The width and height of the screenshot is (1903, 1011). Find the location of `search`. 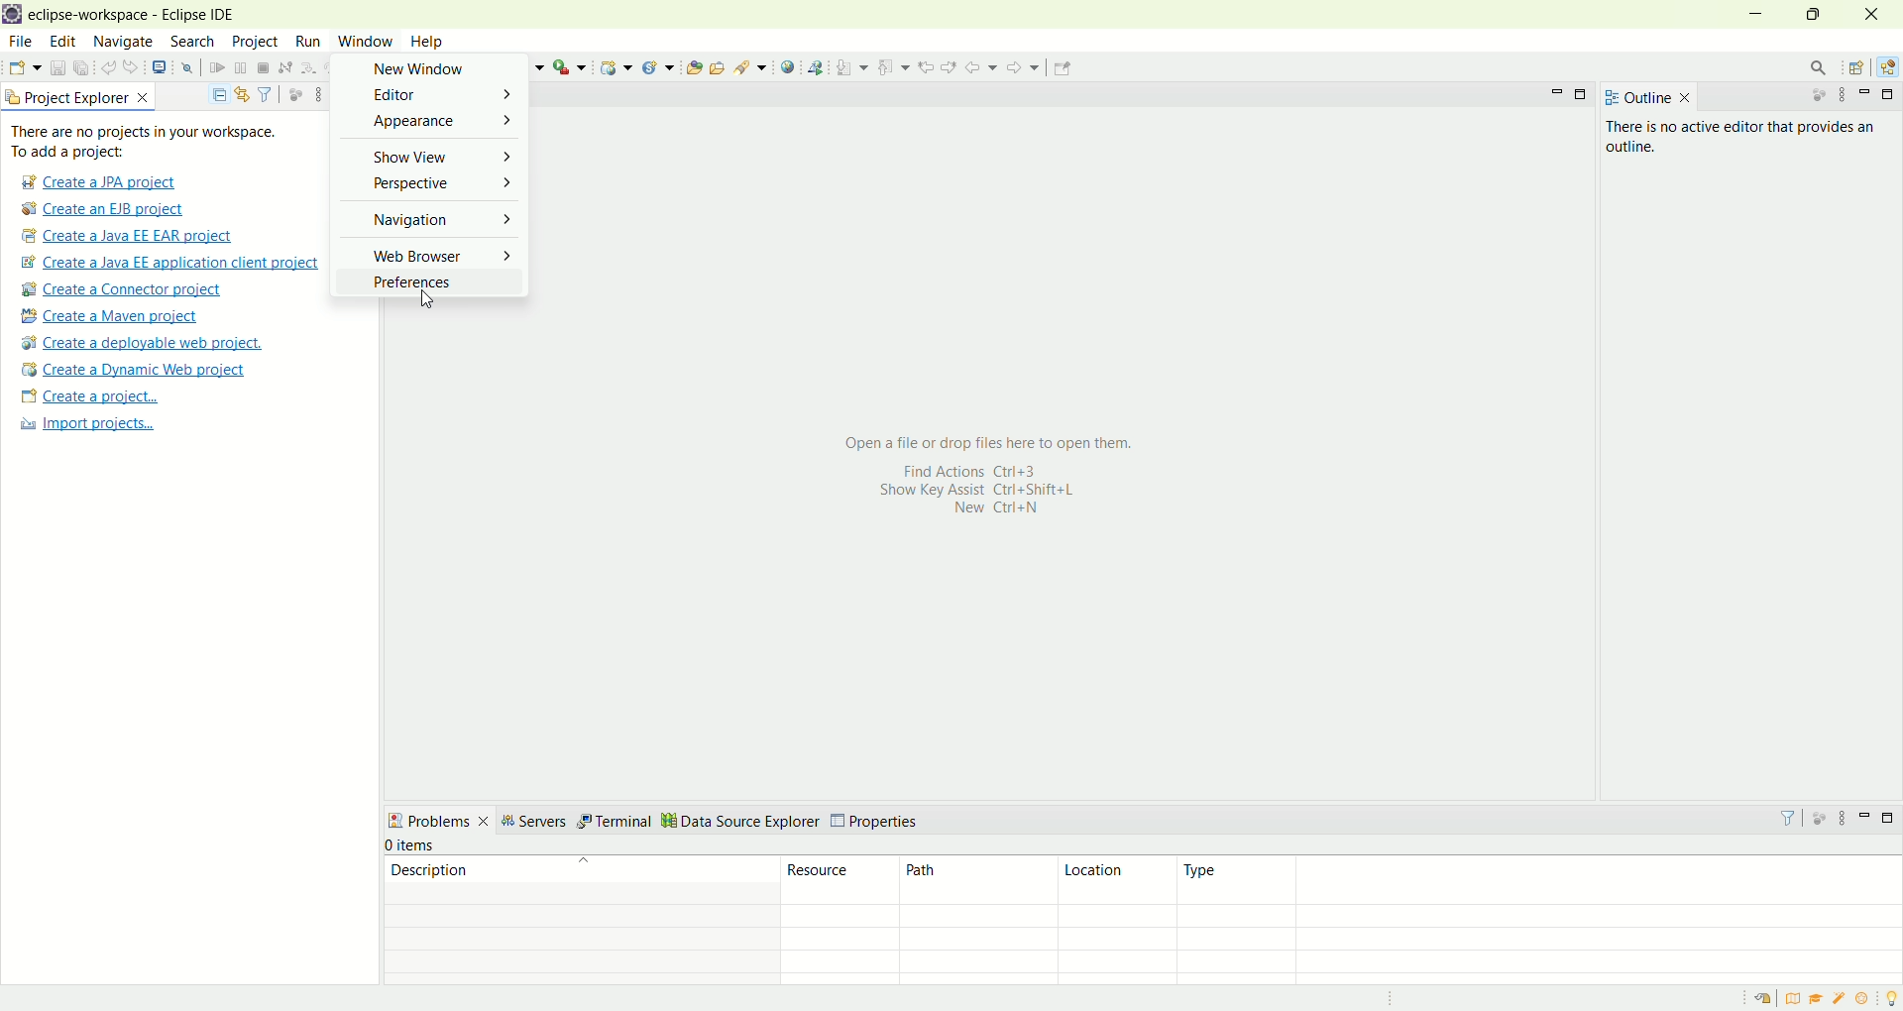

search is located at coordinates (1812, 67).